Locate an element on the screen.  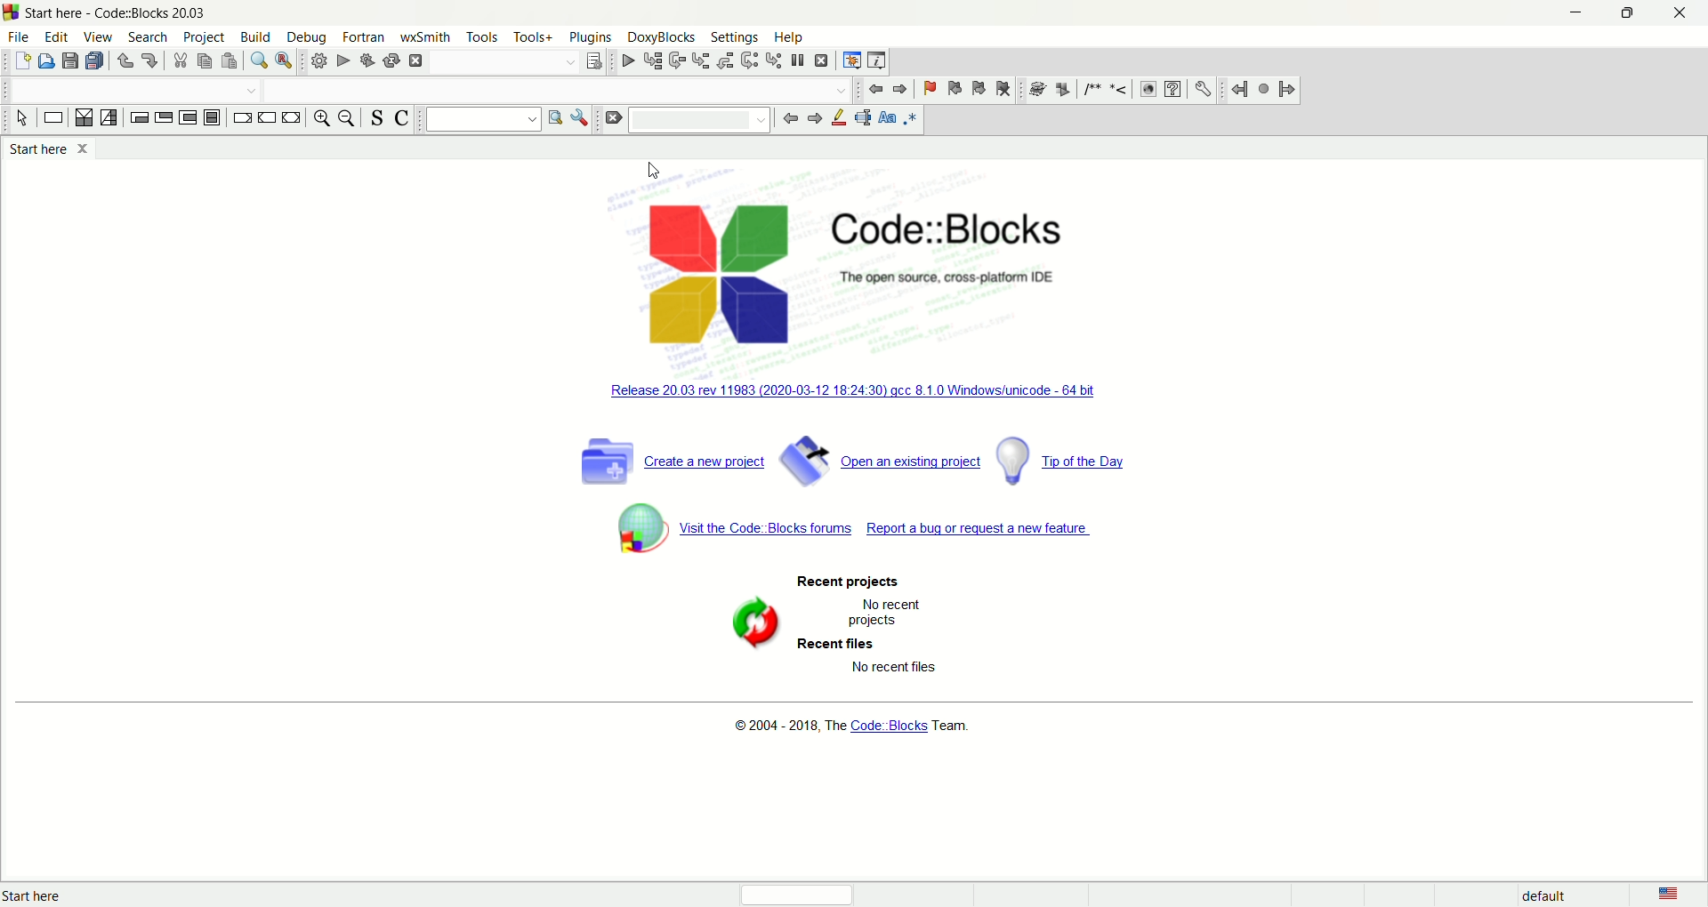
language is located at coordinates (1678, 895).